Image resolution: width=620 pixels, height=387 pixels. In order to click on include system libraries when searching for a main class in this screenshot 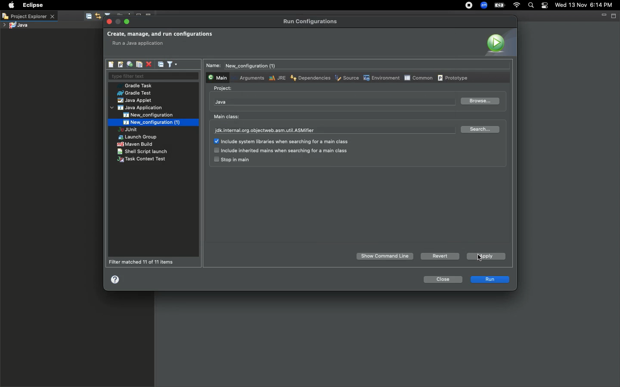, I will do `click(284, 142)`.